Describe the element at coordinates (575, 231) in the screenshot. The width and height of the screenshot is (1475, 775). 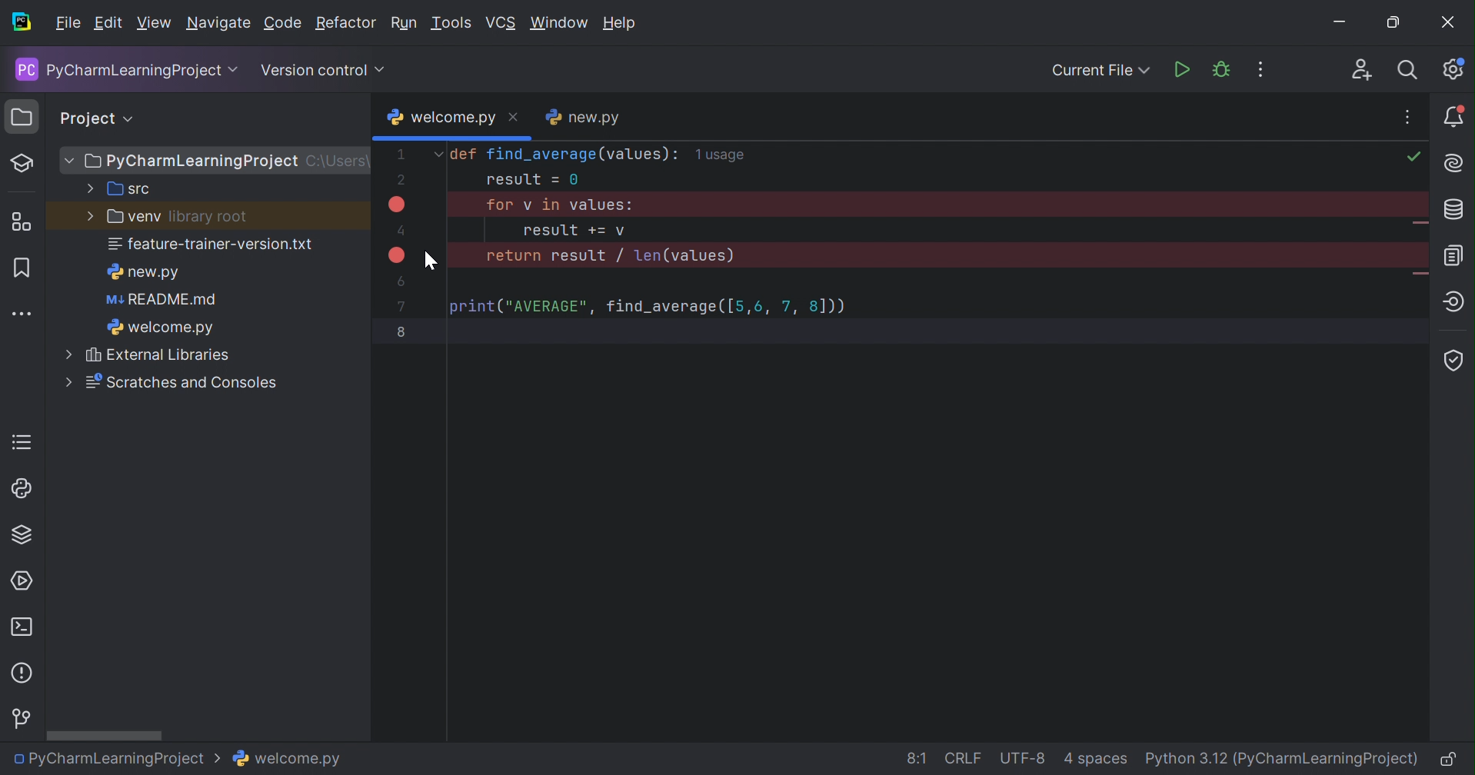
I see `result =+=v` at that location.